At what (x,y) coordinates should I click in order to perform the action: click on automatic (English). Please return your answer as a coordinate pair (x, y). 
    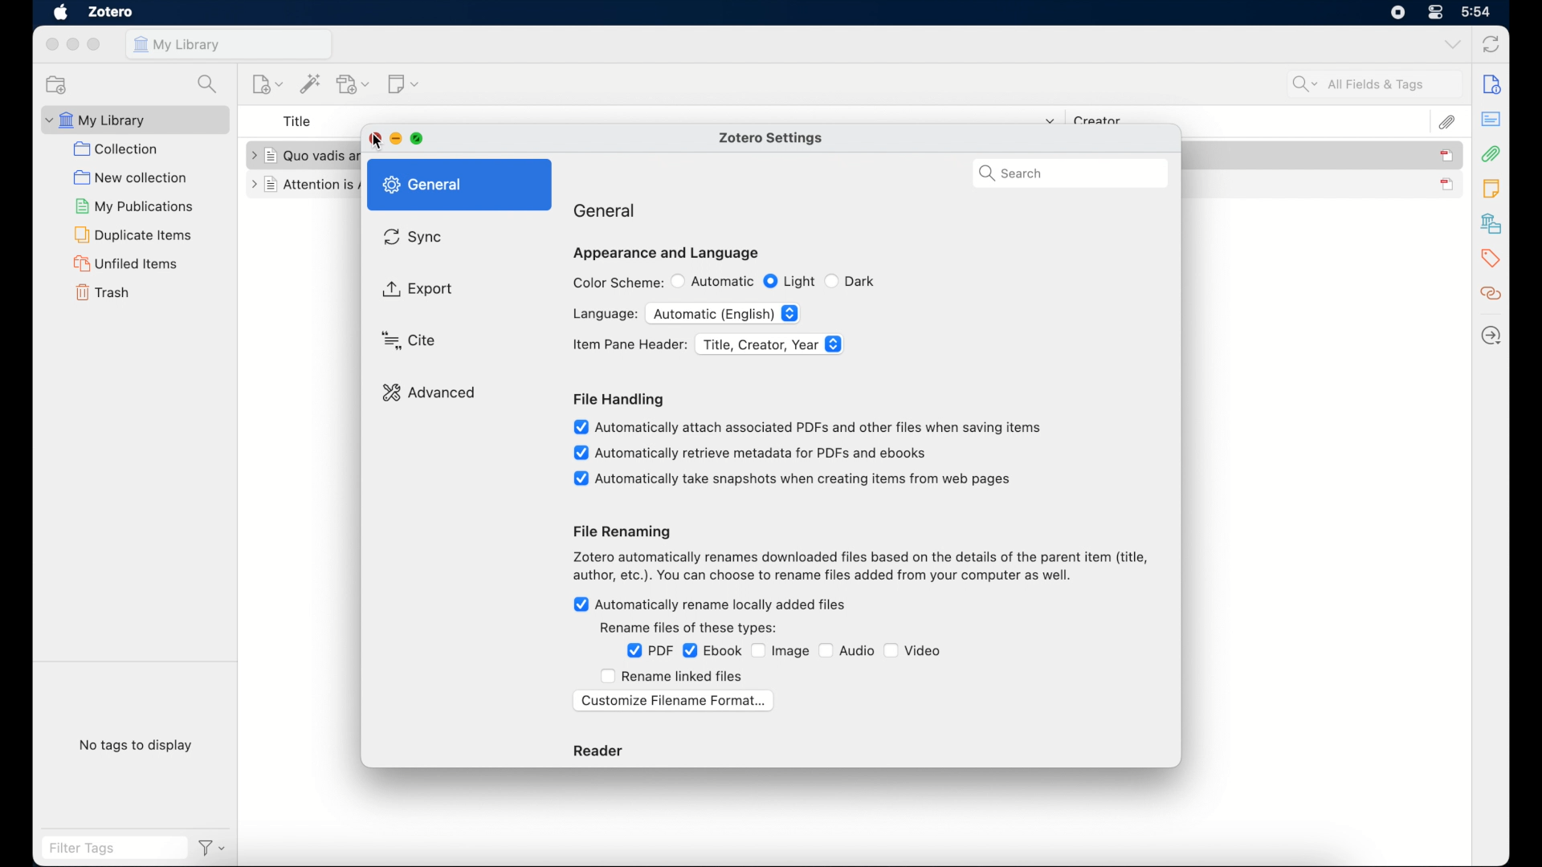
    Looking at the image, I should click on (724, 313).